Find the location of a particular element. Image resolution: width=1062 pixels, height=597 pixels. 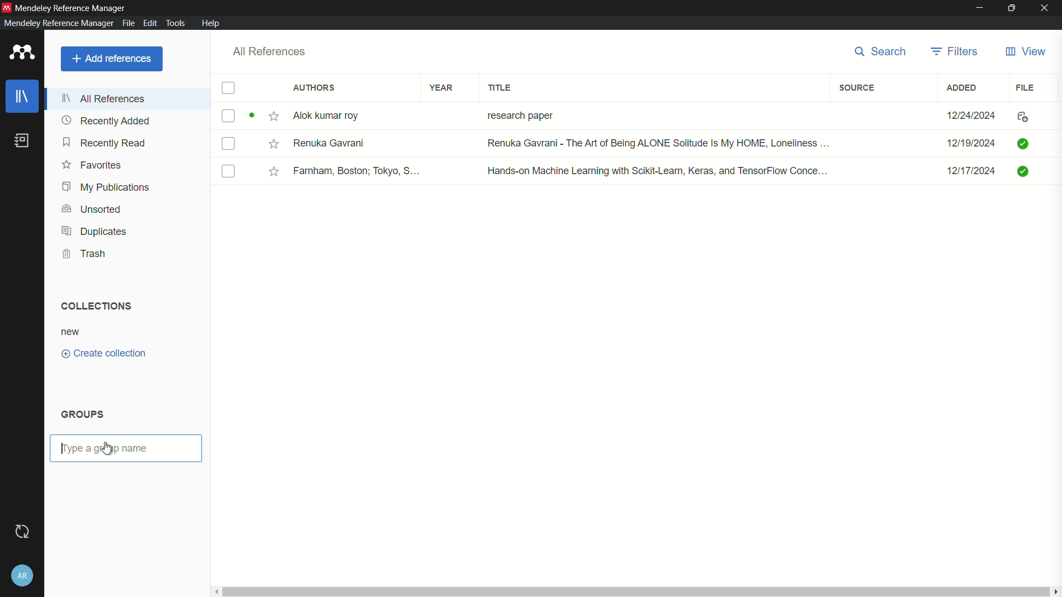

Mendeley Reference Manager is located at coordinates (72, 7).